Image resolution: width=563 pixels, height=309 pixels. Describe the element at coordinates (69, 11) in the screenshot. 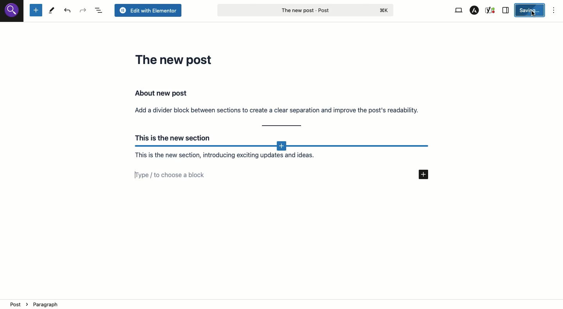

I see `Undo` at that location.